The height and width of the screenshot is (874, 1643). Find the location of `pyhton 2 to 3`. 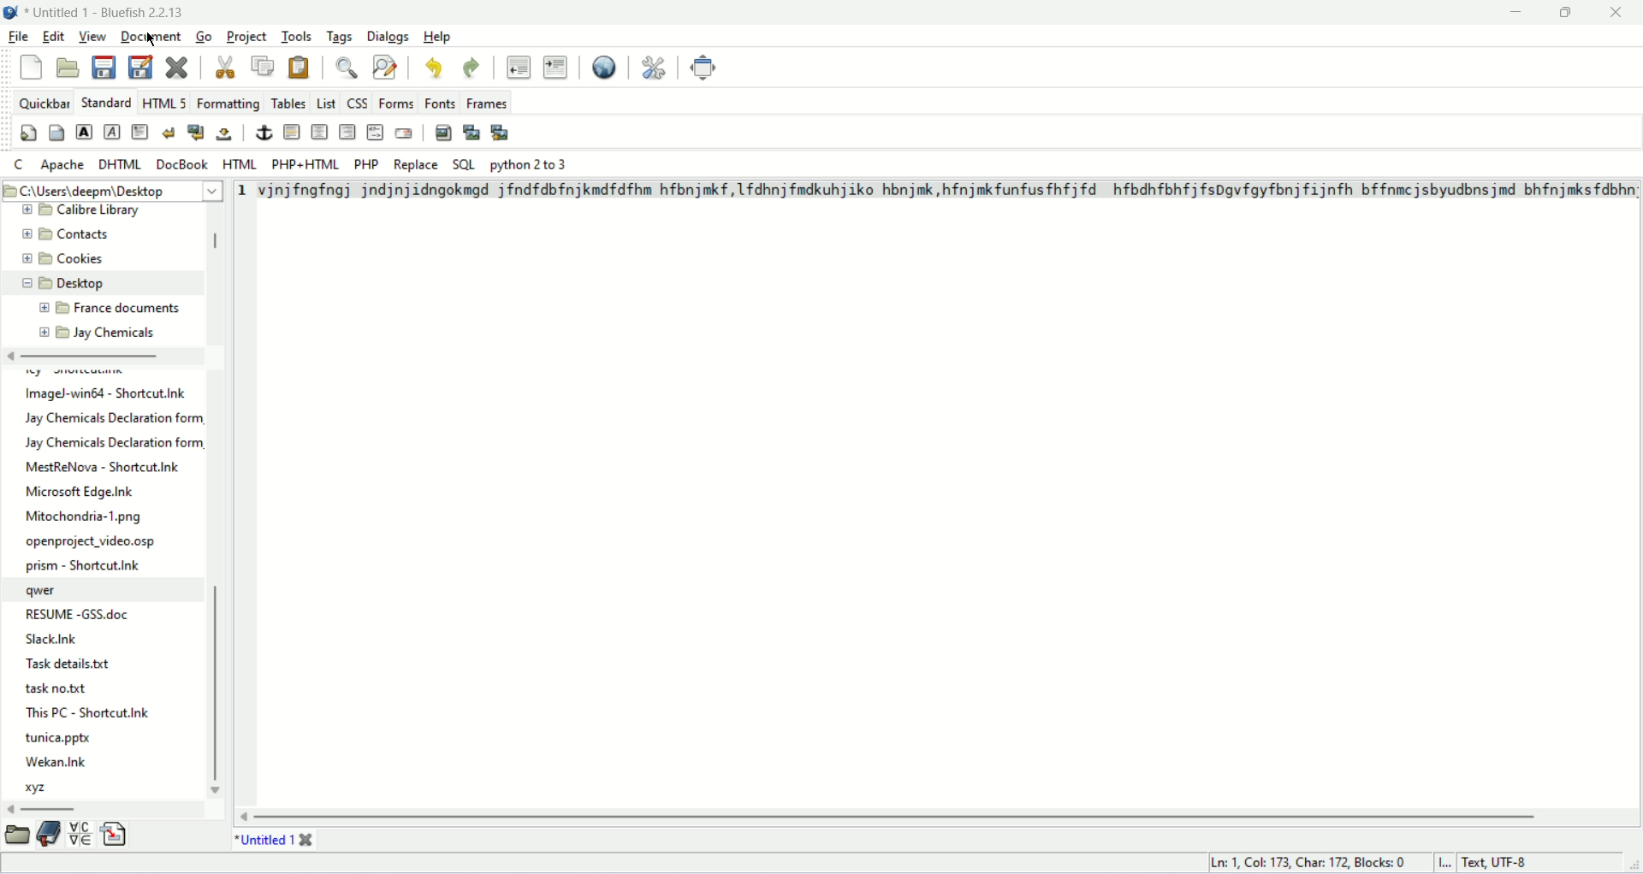

pyhton 2 to 3 is located at coordinates (531, 165).